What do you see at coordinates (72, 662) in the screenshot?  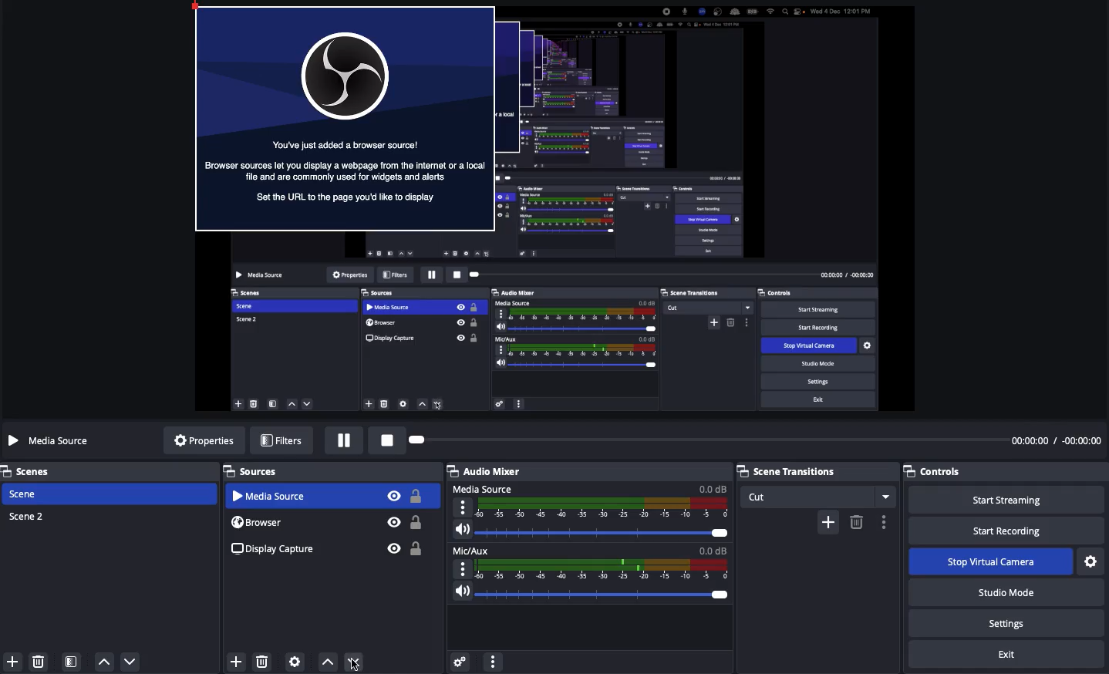 I see `Scene filter` at bounding box center [72, 662].